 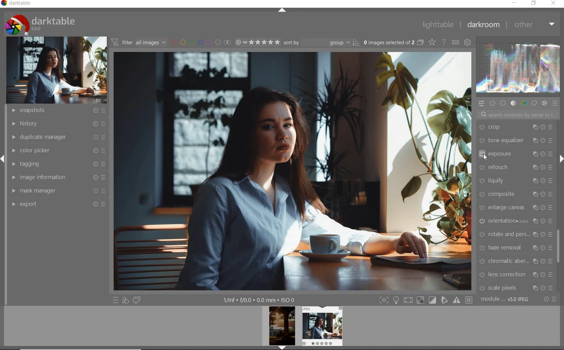 What do you see at coordinates (516, 128) in the screenshot?
I see `CROP` at bounding box center [516, 128].